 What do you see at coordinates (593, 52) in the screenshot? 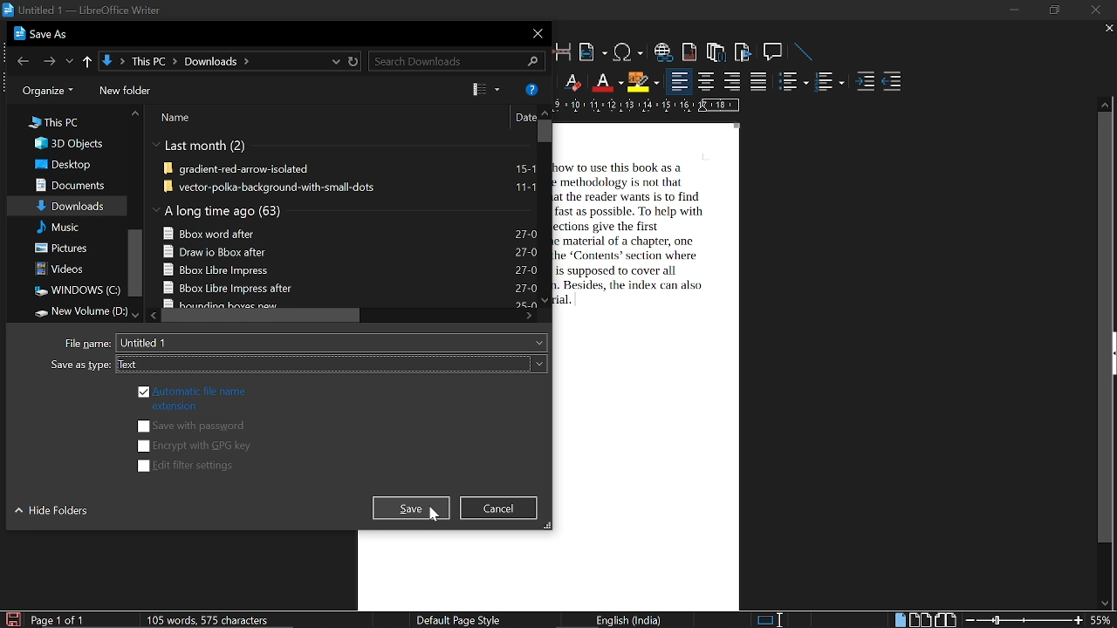
I see `insert field` at bounding box center [593, 52].